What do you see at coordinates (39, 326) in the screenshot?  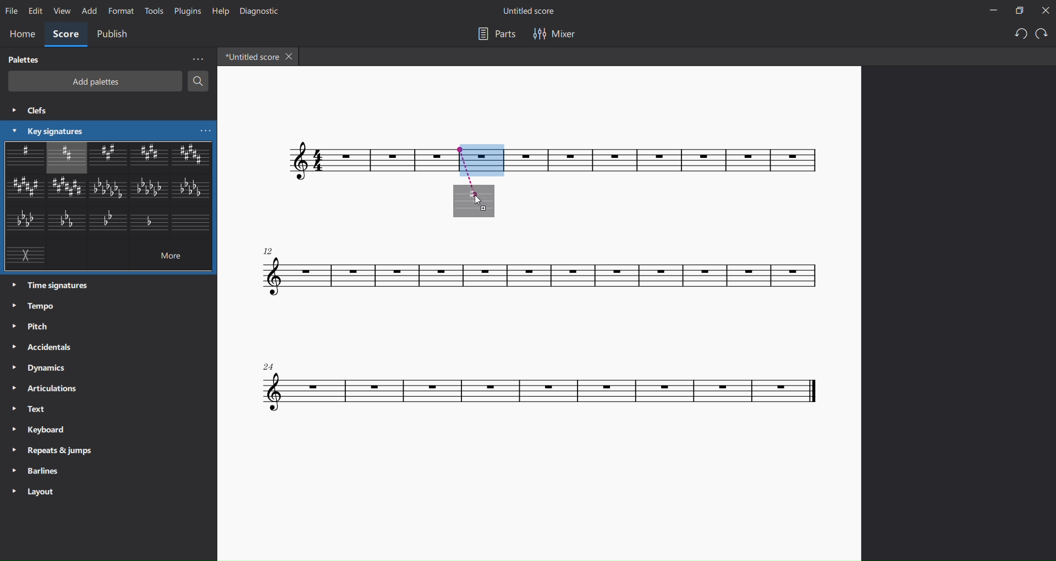 I see `pitch` at bounding box center [39, 326].